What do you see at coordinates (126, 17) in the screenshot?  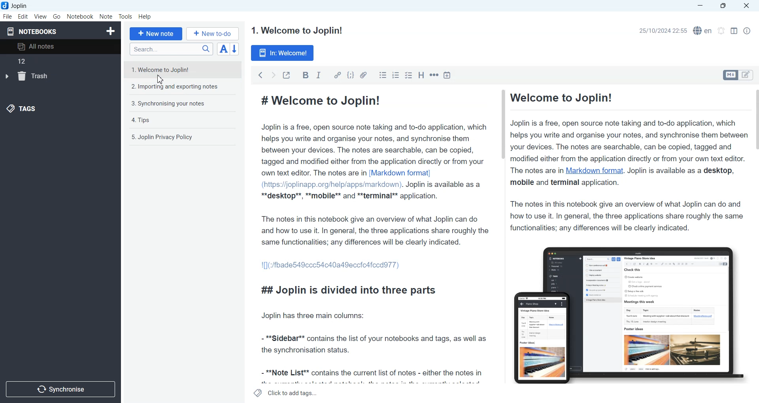 I see `Tools` at bounding box center [126, 17].